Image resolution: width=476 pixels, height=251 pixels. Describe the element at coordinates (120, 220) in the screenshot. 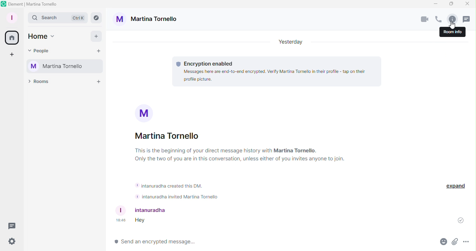

I see `18:46` at that location.